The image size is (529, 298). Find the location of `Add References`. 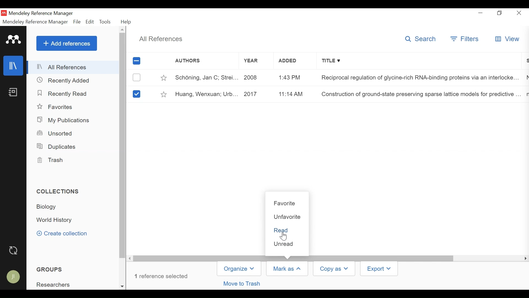

Add References is located at coordinates (67, 43).